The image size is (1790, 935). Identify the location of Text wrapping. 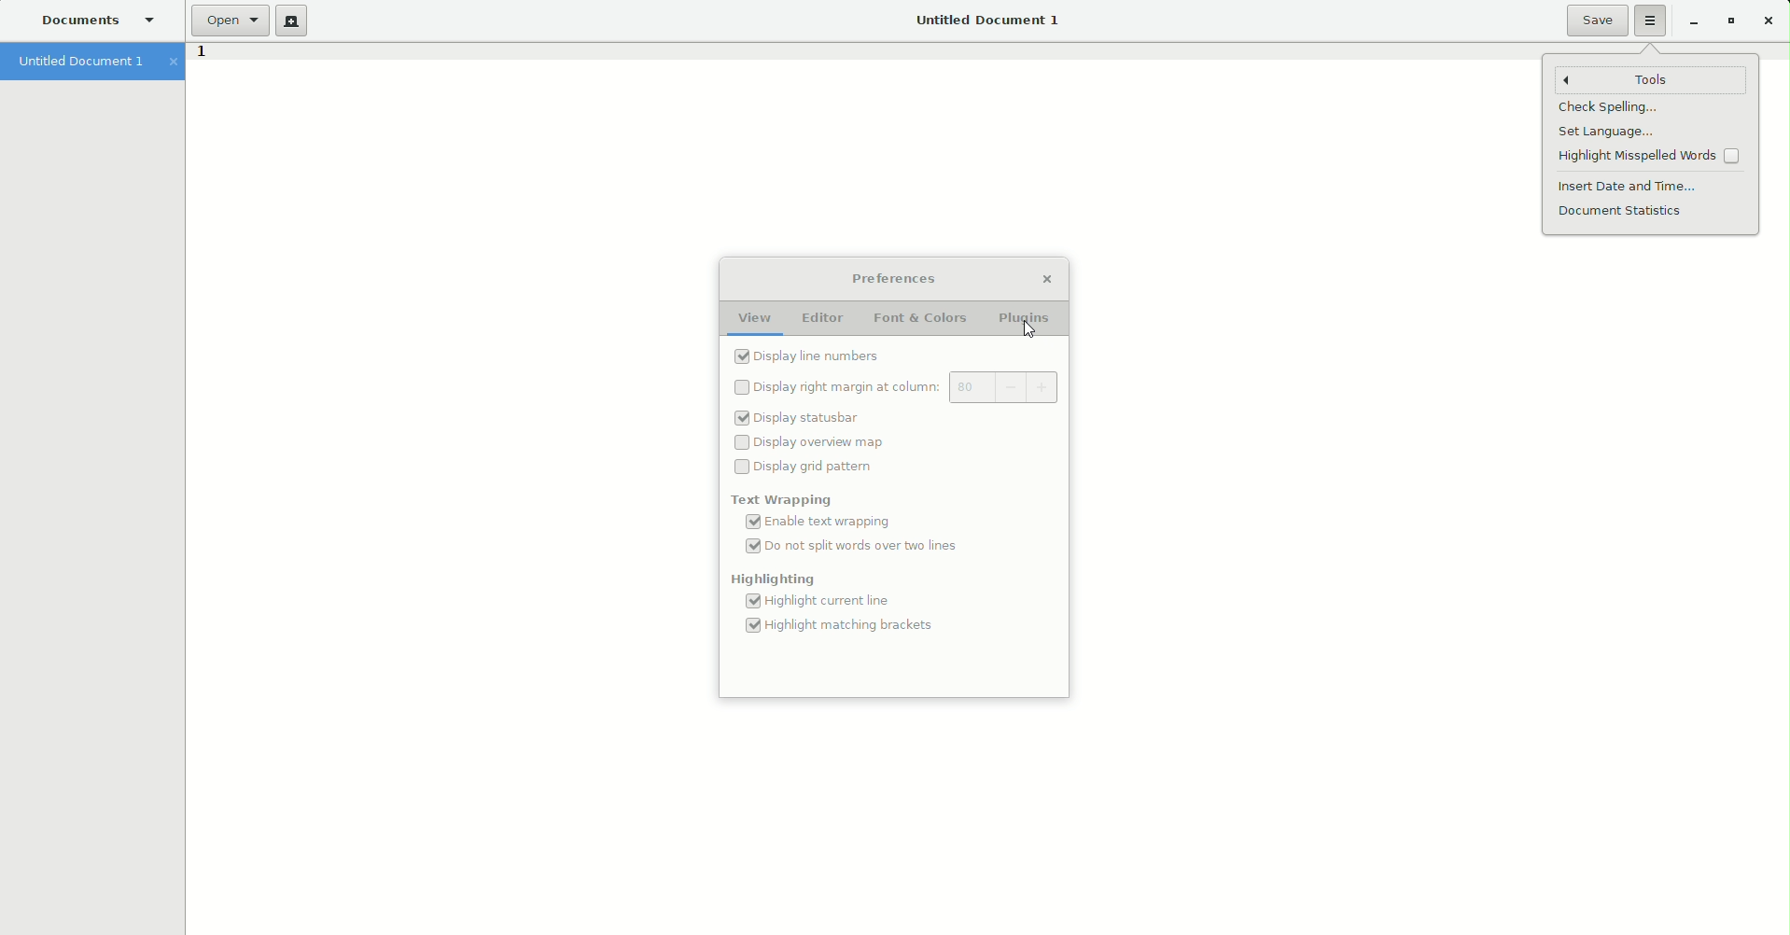
(779, 498).